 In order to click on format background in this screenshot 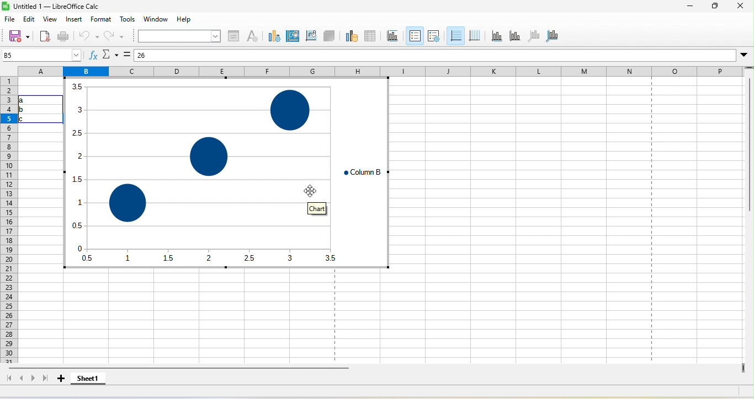, I will do `click(292, 37)`.